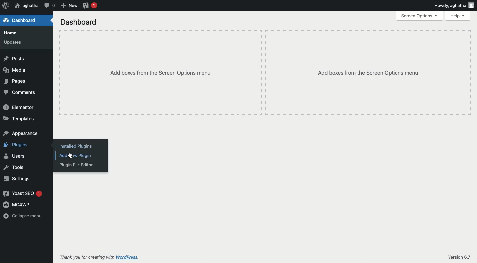  What do you see at coordinates (461, 256) in the screenshot?
I see `Version 6.7` at bounding box center [461, 256].